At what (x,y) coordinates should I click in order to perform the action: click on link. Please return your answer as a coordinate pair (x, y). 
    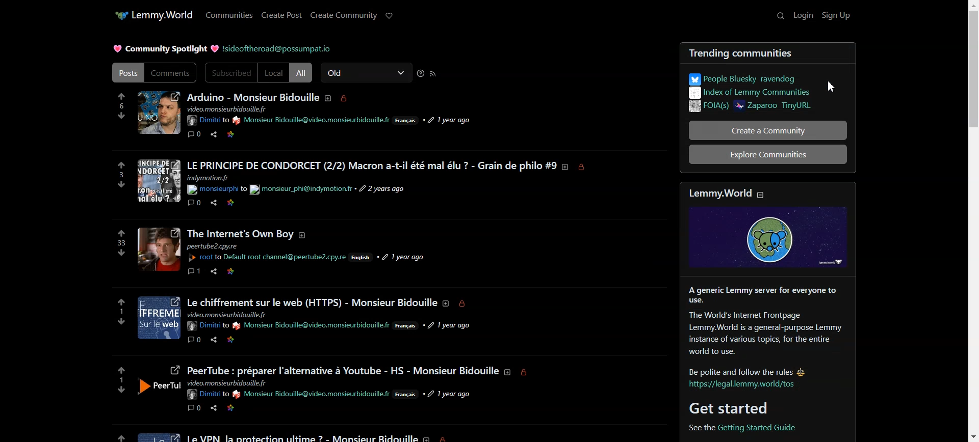
    Looking at the image, I should click on (230, 204).